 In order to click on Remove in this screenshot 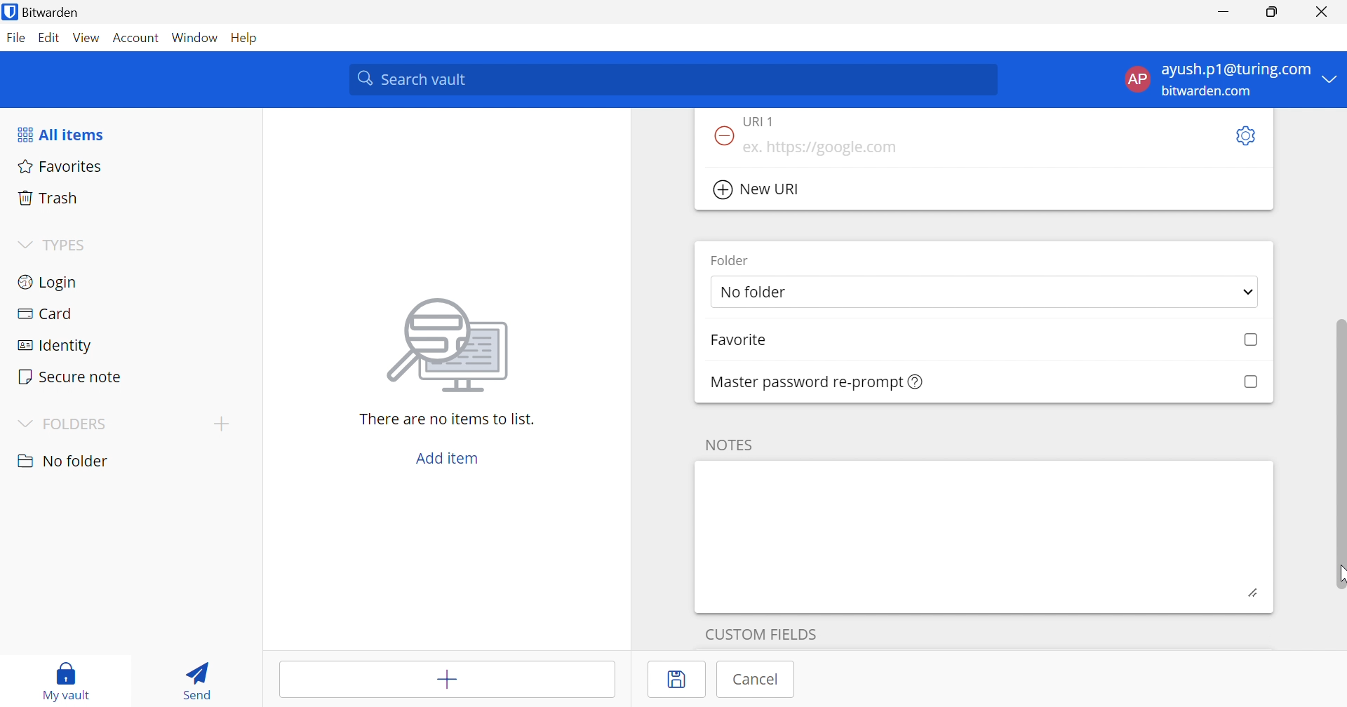, I will do `click(721, 137)`.